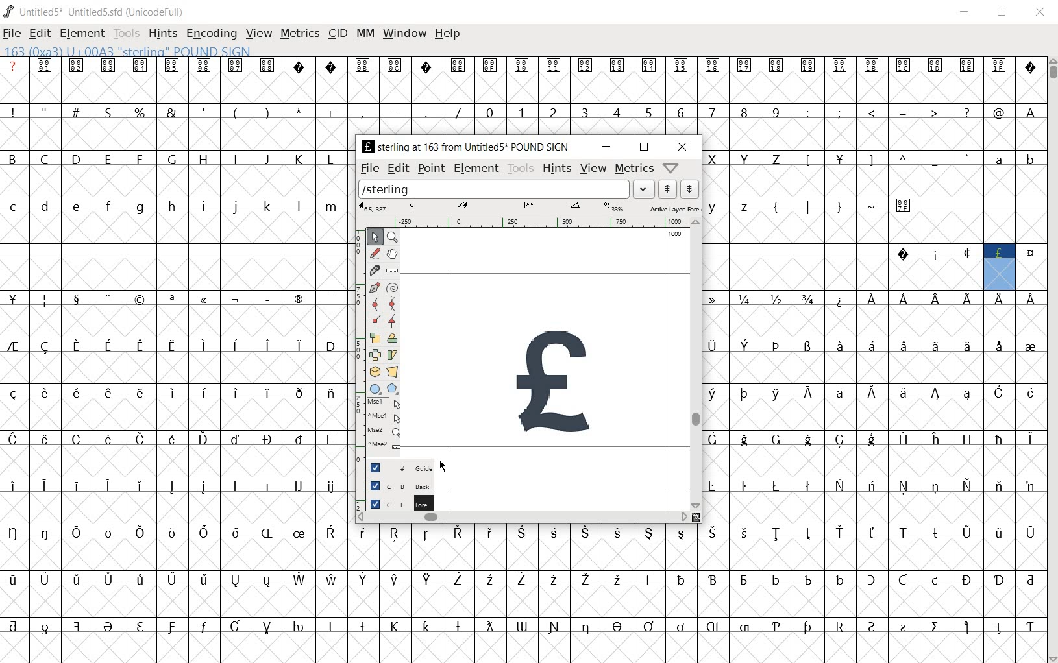  I want to click on Symbol, so click(839, 625).